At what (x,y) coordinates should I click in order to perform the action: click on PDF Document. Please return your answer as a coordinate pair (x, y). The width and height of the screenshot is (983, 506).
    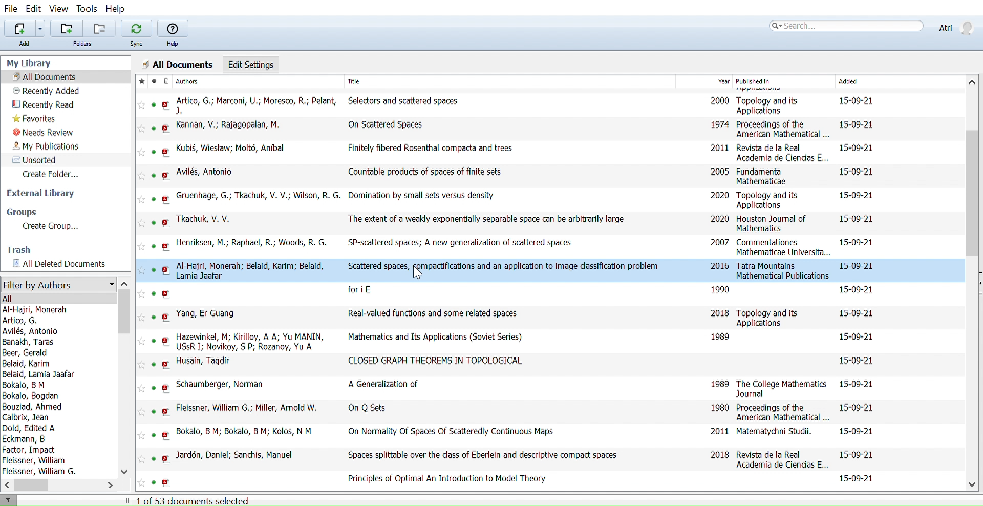
    Looking at the image, I should click on (166, 389).